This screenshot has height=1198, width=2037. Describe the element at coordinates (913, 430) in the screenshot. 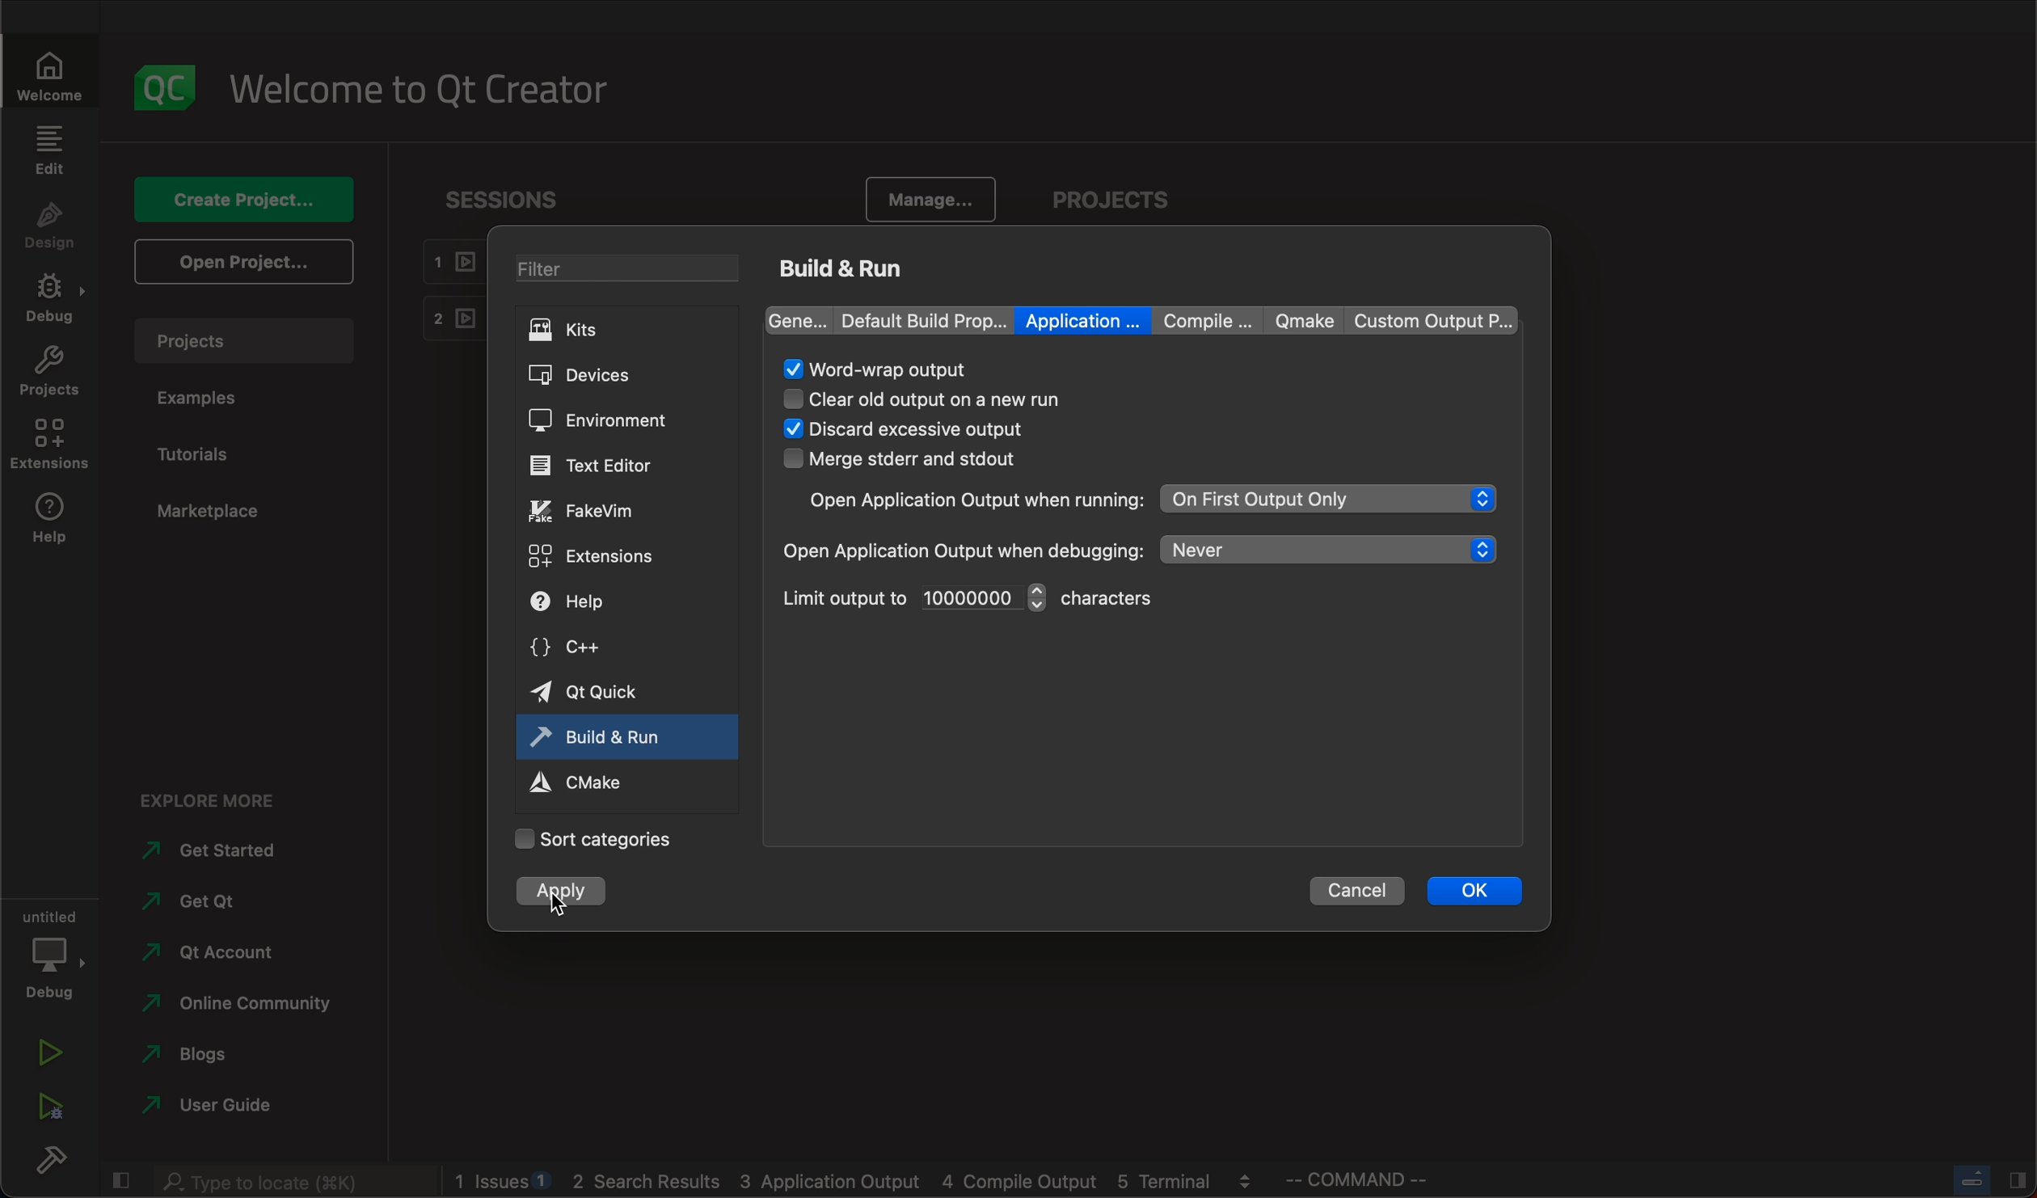

I see `selectes` at that location.